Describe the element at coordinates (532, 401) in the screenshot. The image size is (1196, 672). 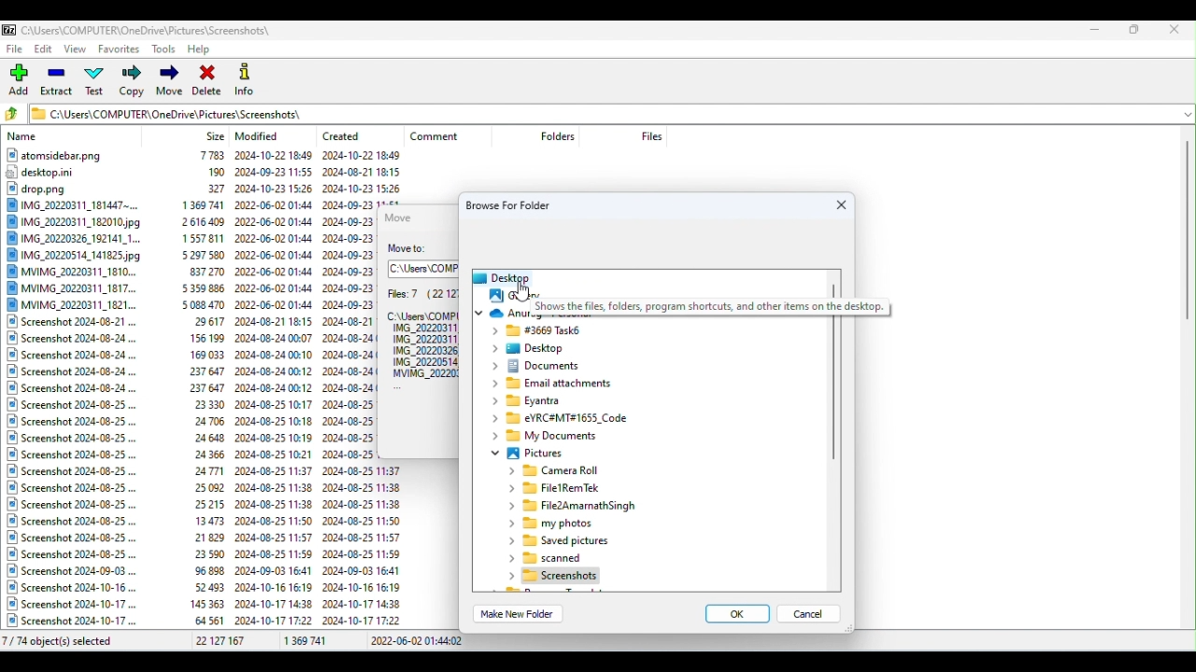
I see `Folder` at that location.